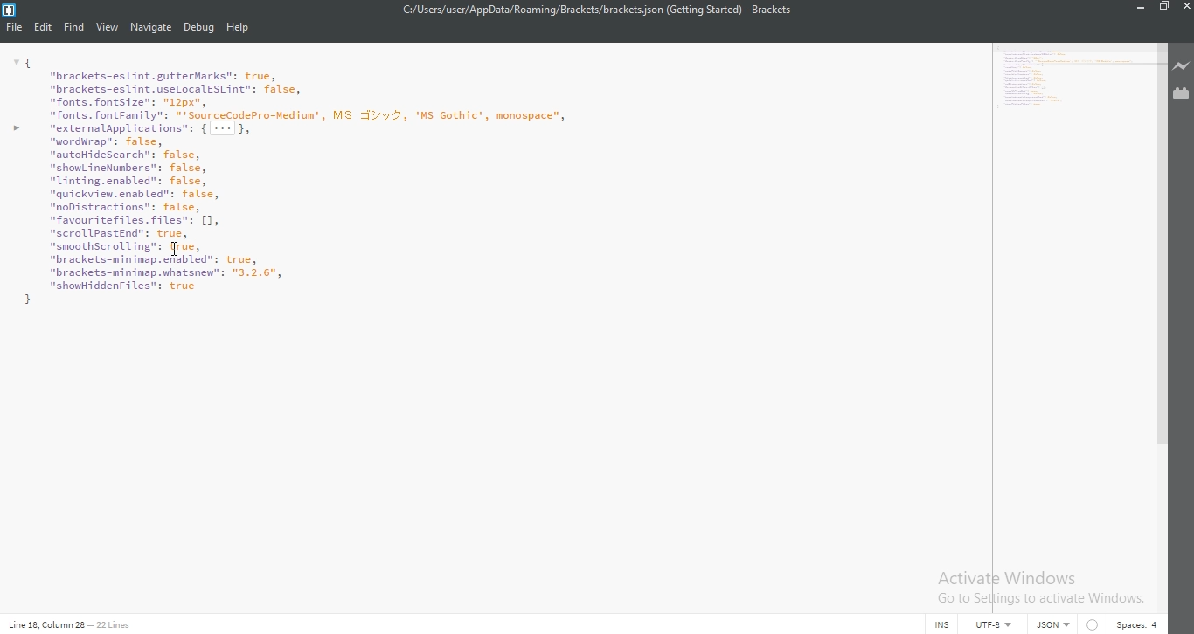 This screenshot has width=1194, height=634. Describe the element at coordinates (1137, 624) in the screenshot. I see `space:4` at that location.